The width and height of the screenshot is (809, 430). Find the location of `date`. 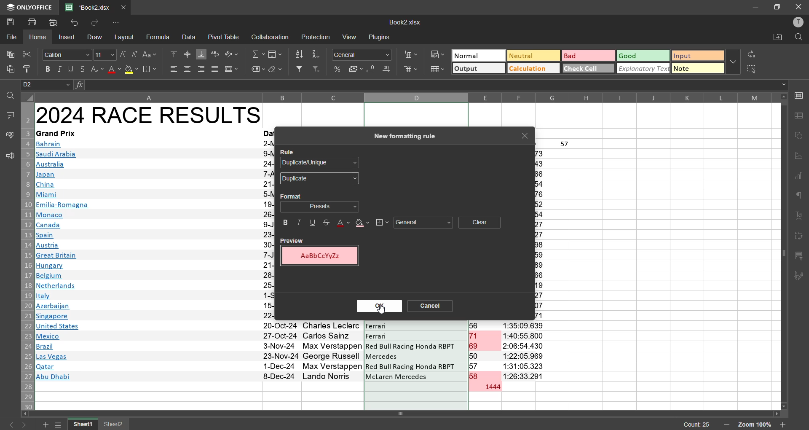

date is located at coordinates (280, 351).